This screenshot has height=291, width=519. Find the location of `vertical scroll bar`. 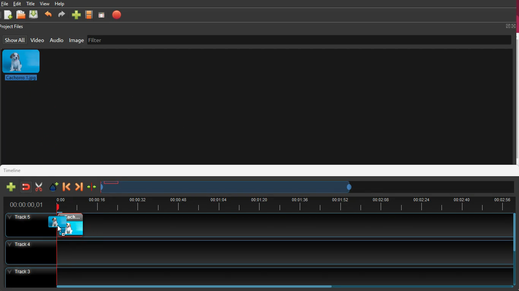

vertical scroll bar is located at coordinates (516, 99).